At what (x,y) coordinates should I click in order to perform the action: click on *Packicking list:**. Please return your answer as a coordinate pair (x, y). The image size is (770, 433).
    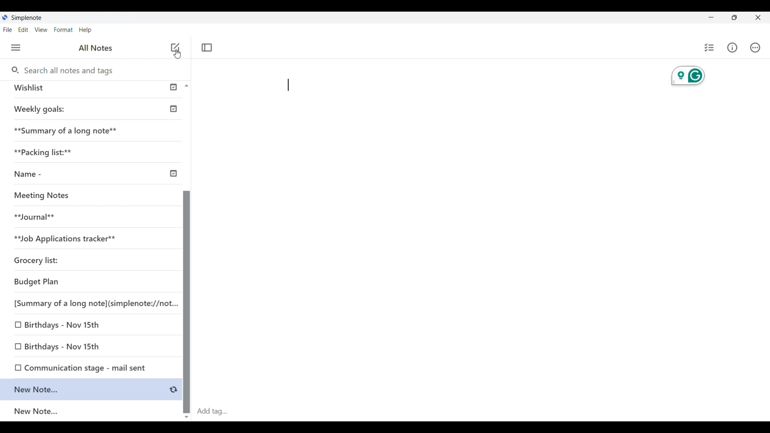
    Looking at the image, I should click on (47, 151).